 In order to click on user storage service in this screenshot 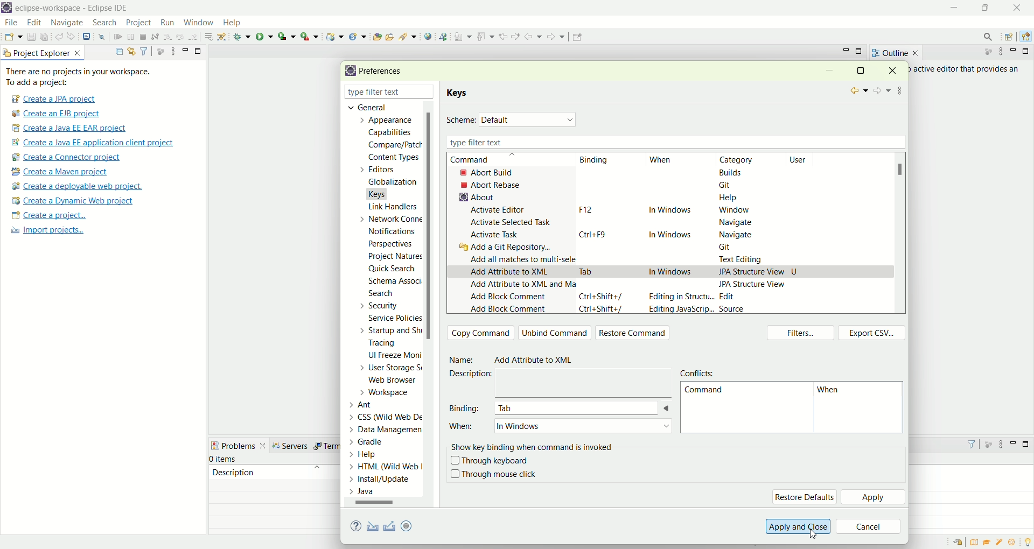, I will do `click(392, 369)`.